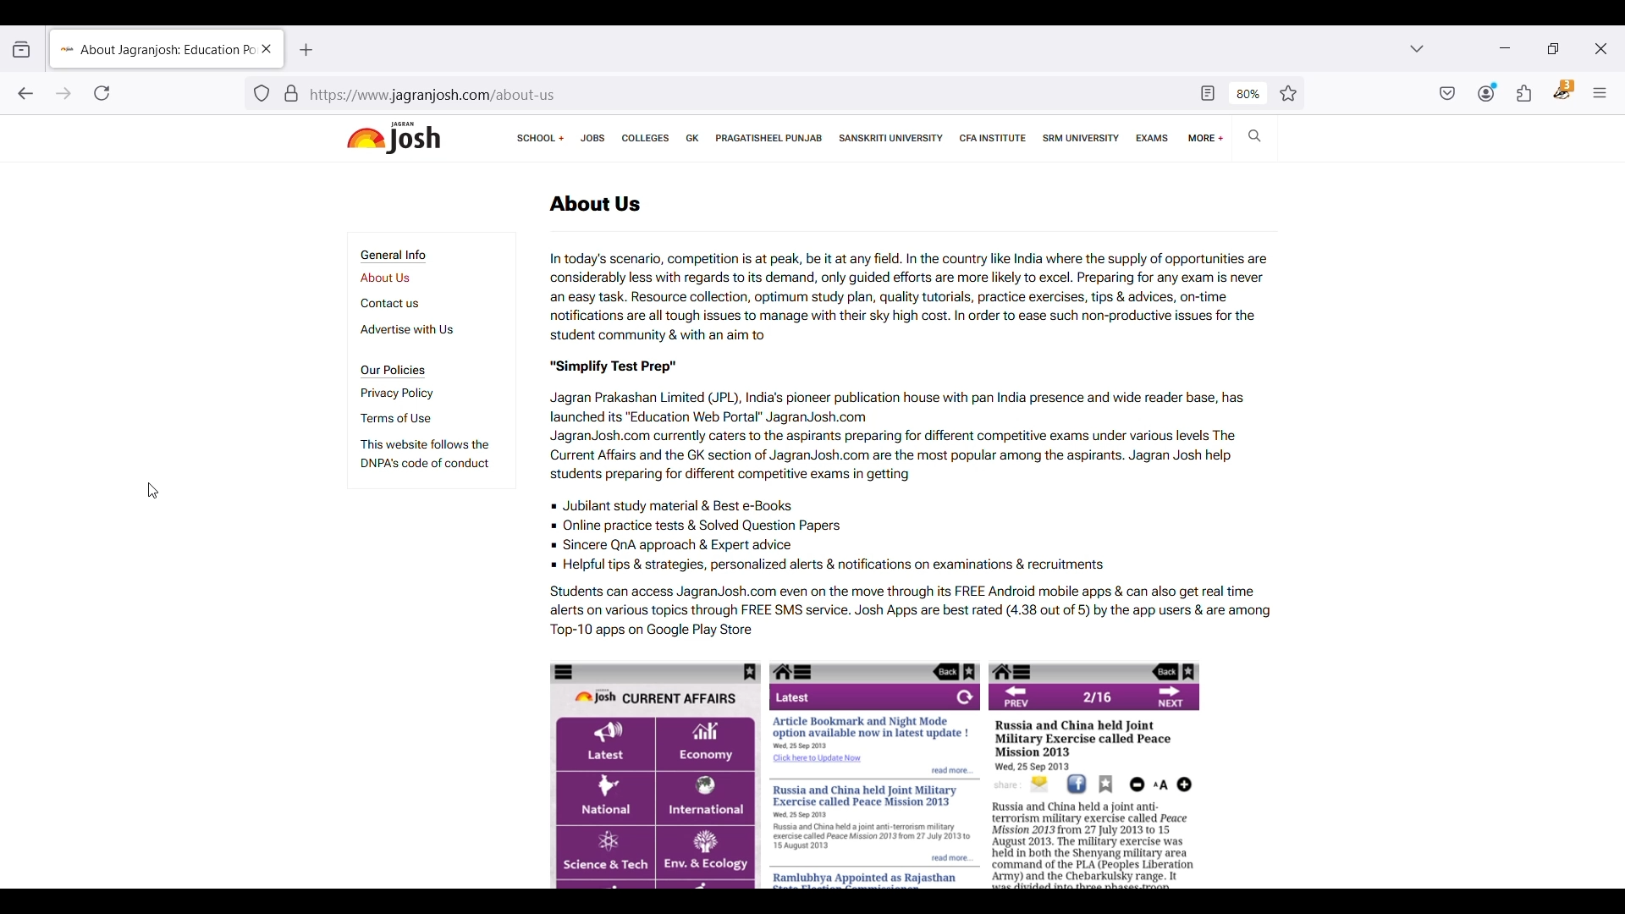 The height and width of the screenshot is (914, 1625). I want to click on Close interface, so click(1600, 48).